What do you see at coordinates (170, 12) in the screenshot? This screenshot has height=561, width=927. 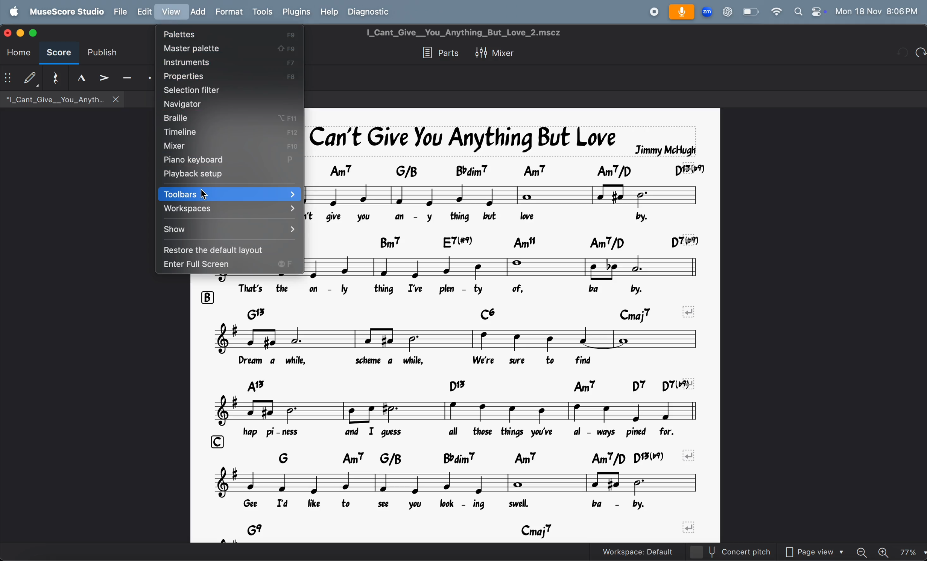 I see `view` at bounding box center [170, 12].